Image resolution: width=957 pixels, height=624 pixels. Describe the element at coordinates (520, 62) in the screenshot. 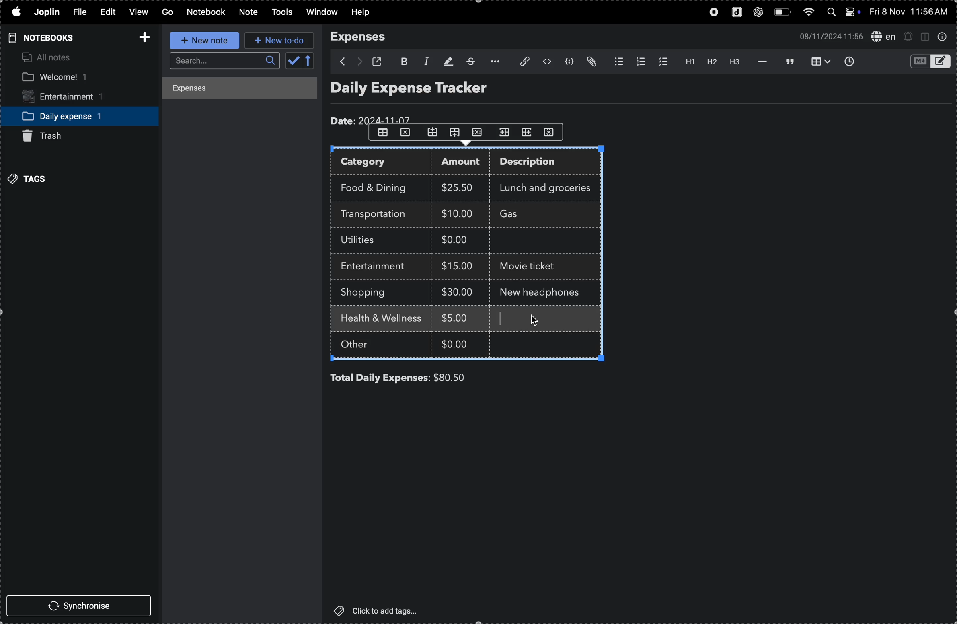

I see `attach file` at that location.